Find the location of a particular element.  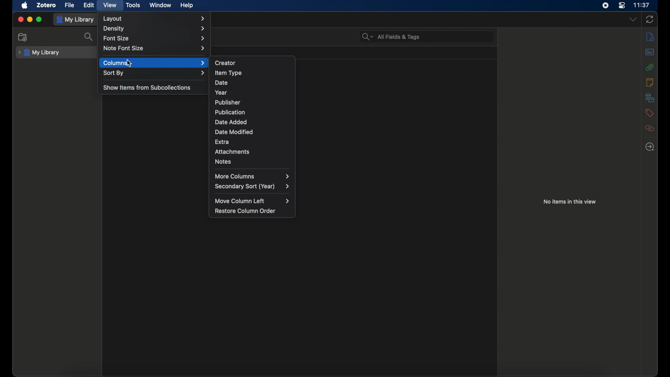

date added is located at coordinates (231, 122).